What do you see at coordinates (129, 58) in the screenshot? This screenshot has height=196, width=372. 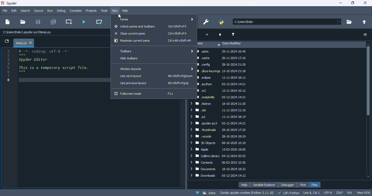 I see `hide toolbars` at bounding box center [129, 58].